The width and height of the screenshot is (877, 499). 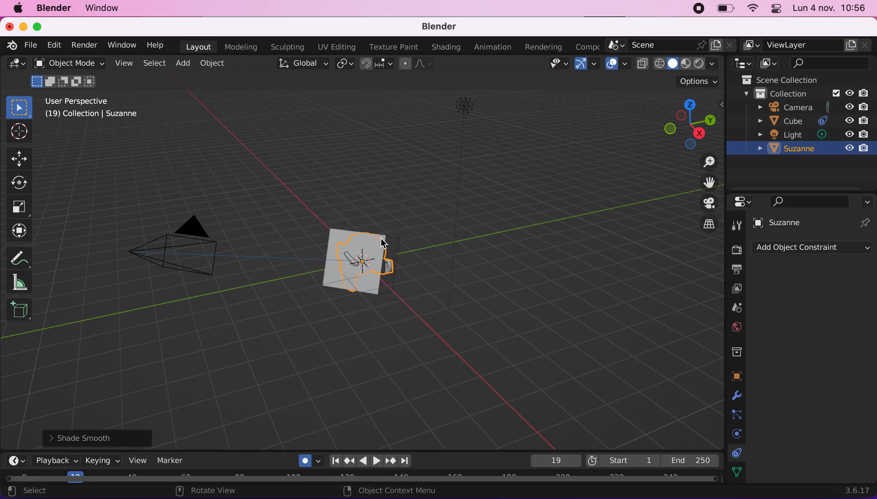 What do you see at coordinates (736, 223) in the screenshot?
I see `tool` at bounding box center [736, 223].